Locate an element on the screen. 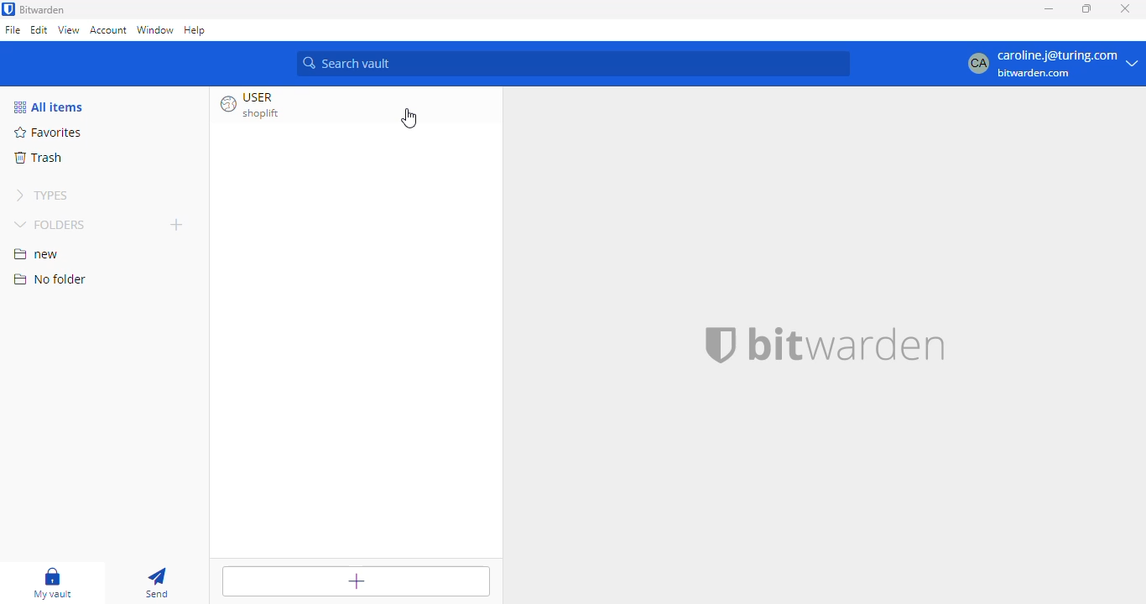  minimize is located at coordinates (1050, 9).